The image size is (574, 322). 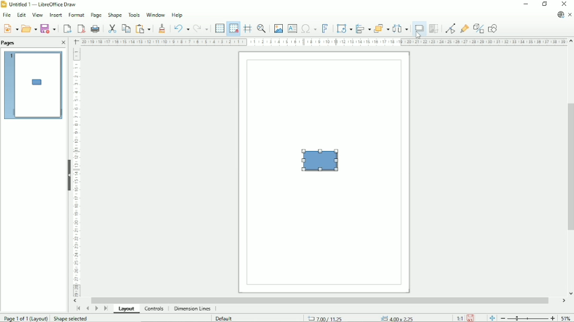 What do you see at coordinates (96, 14) in the screenshot?
I see `Page` at bounding box center [96, 14].